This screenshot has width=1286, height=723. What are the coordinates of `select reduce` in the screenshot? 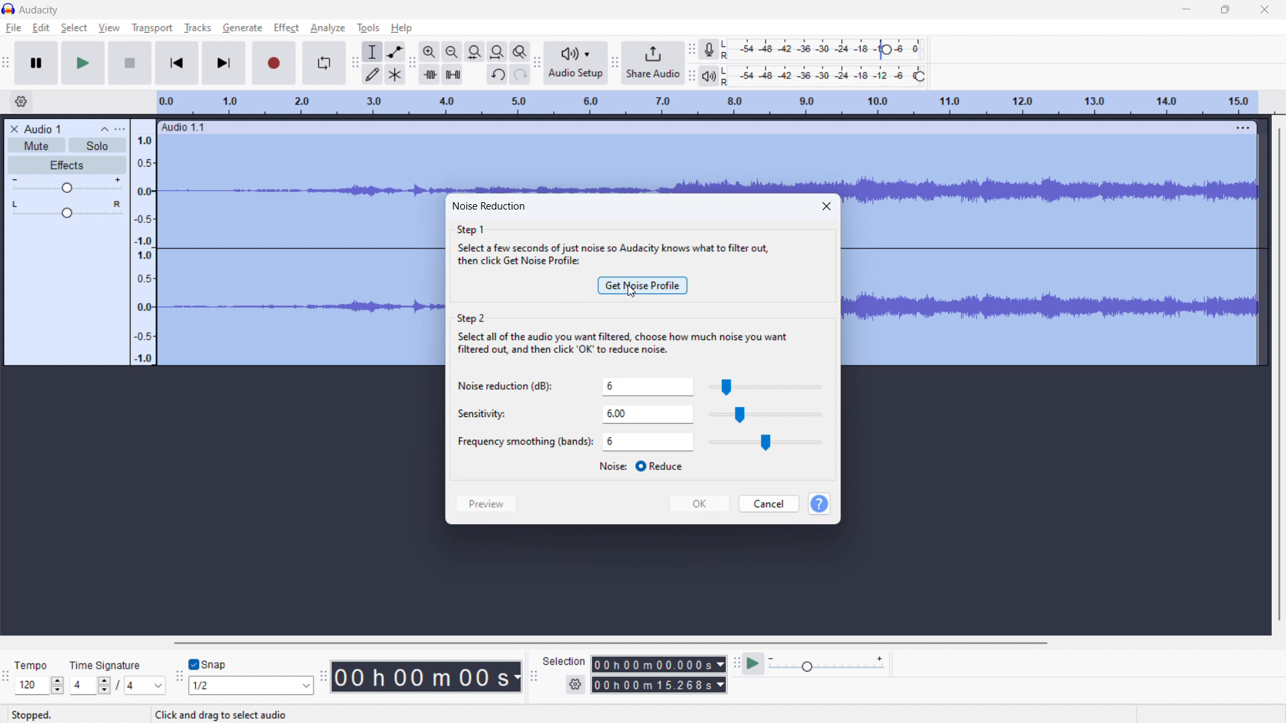 It's located at (640, 467).